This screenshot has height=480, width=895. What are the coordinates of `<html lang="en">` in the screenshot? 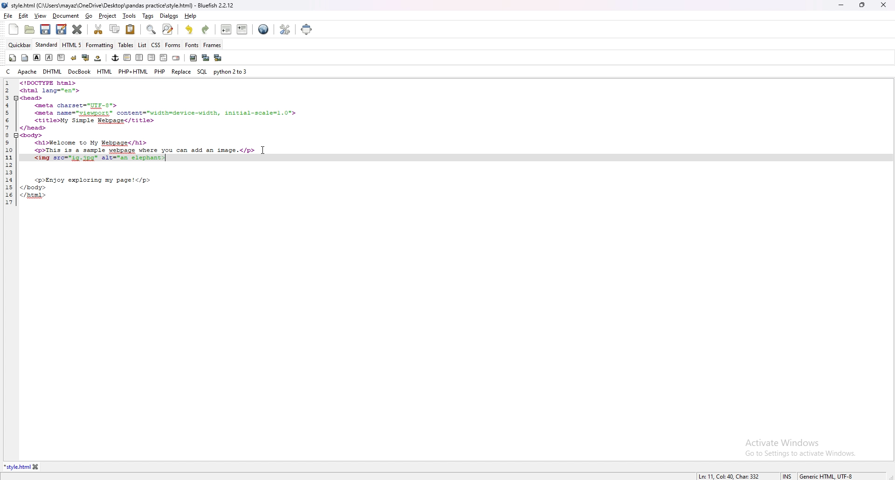 It's located at (50, 90).